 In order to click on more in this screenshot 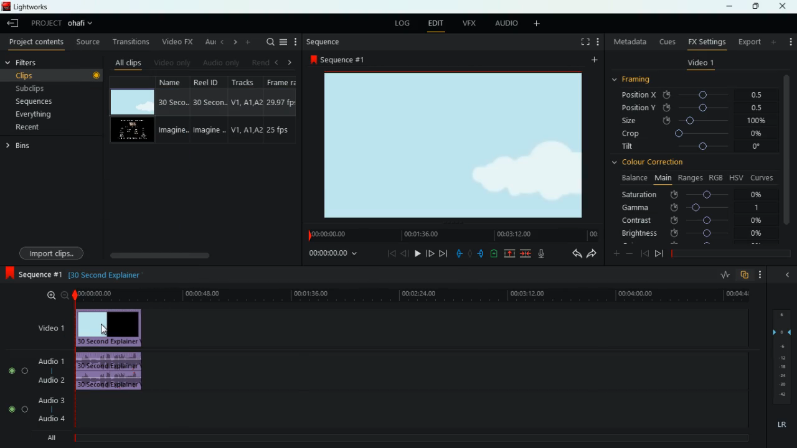, I will do `click(761, 275)`.